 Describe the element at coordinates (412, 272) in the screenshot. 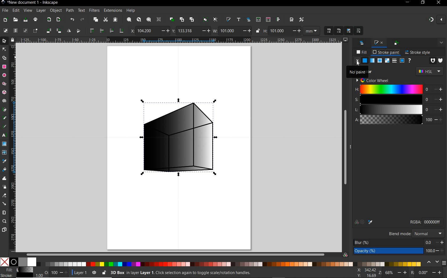

I see `ROTATION` at that location.